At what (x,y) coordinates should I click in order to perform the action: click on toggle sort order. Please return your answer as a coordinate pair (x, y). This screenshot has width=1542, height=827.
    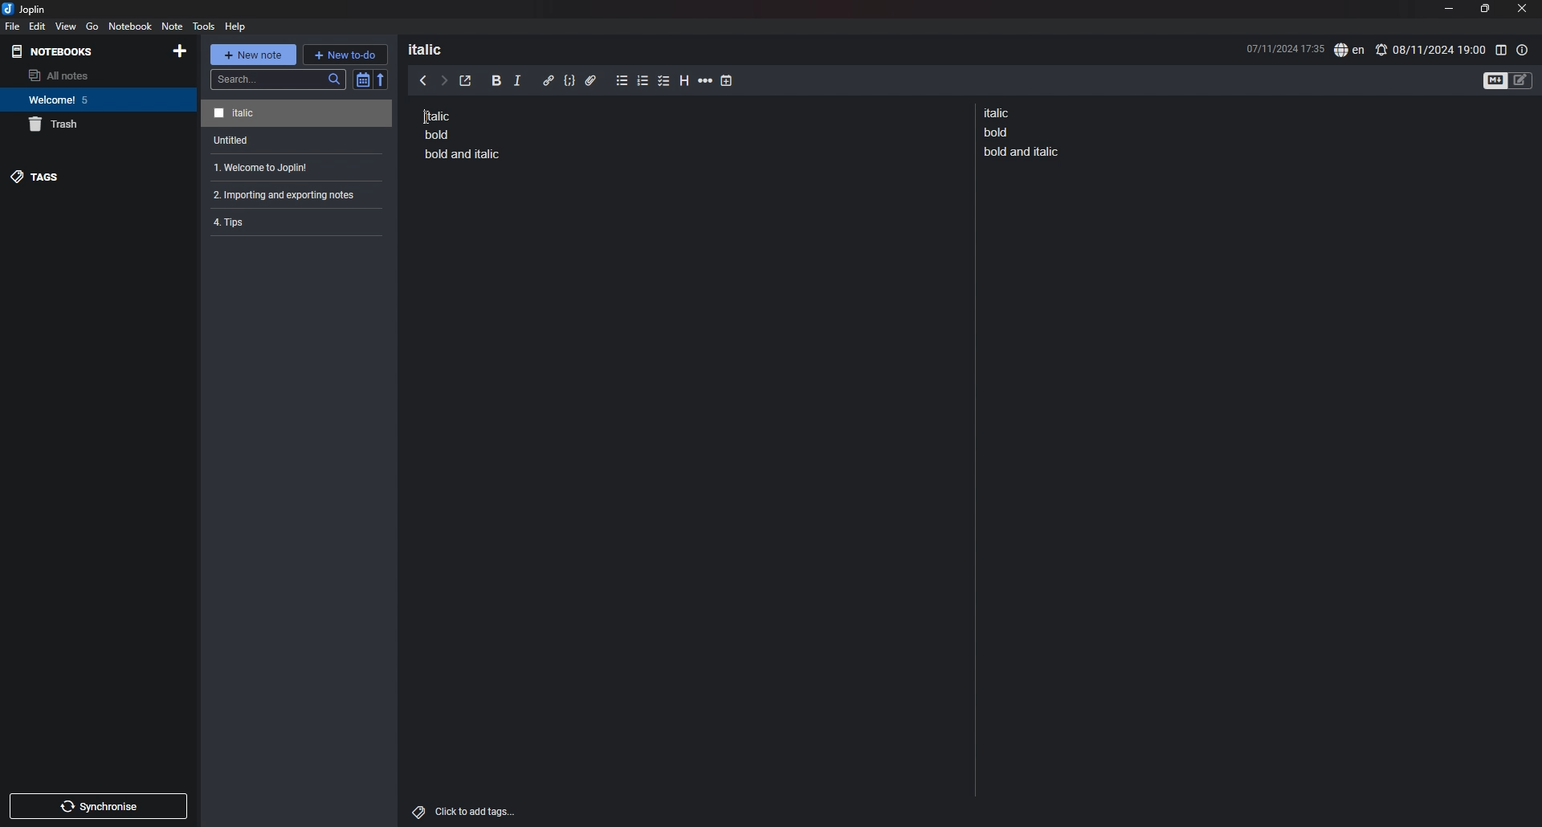
    Looking at the image, I should click on (362, 79).